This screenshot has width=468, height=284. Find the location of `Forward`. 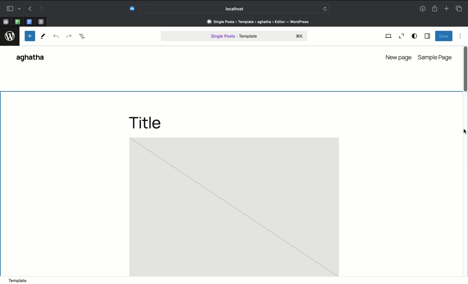

Forward is located at coordinates (42, 9).